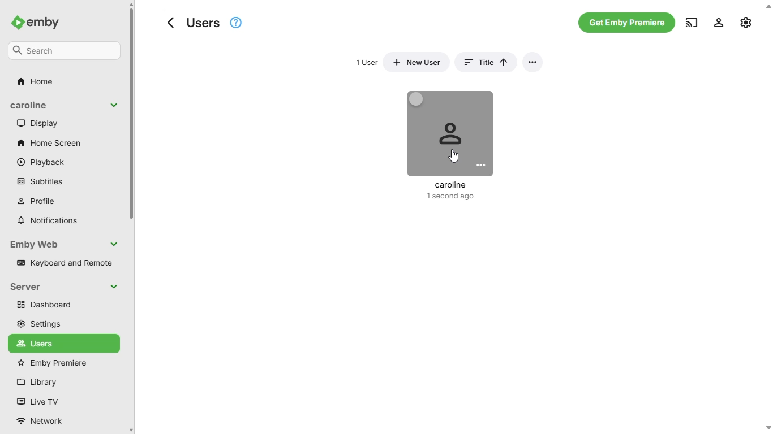 Image resolution: width=773 pixels, height=434 pixels. I want to click on server, so click(65, 287).